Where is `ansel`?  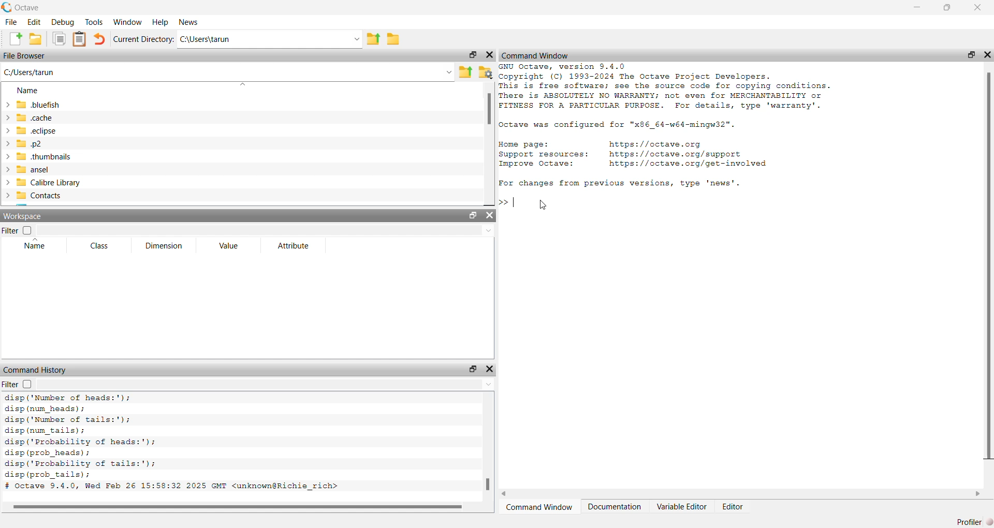
ansel is located at coordinates (34, 170).